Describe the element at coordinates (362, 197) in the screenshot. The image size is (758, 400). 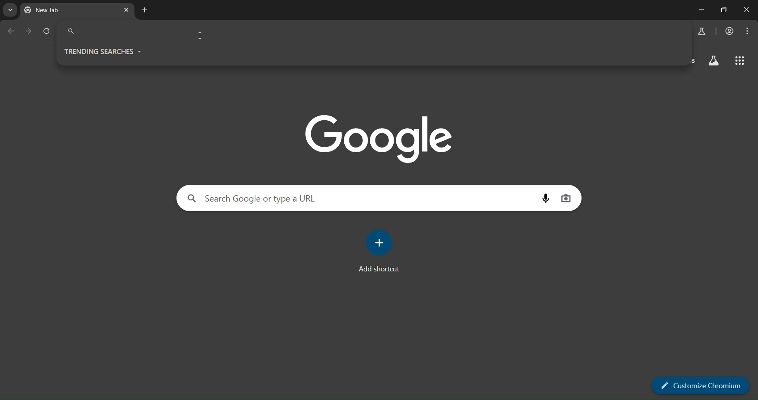
I see `search google or type a URL` at that location.